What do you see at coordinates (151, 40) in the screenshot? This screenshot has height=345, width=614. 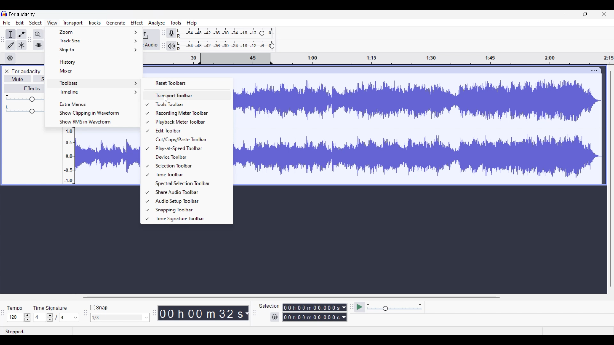 I see `Share audio` at bounding box center [151, 40].